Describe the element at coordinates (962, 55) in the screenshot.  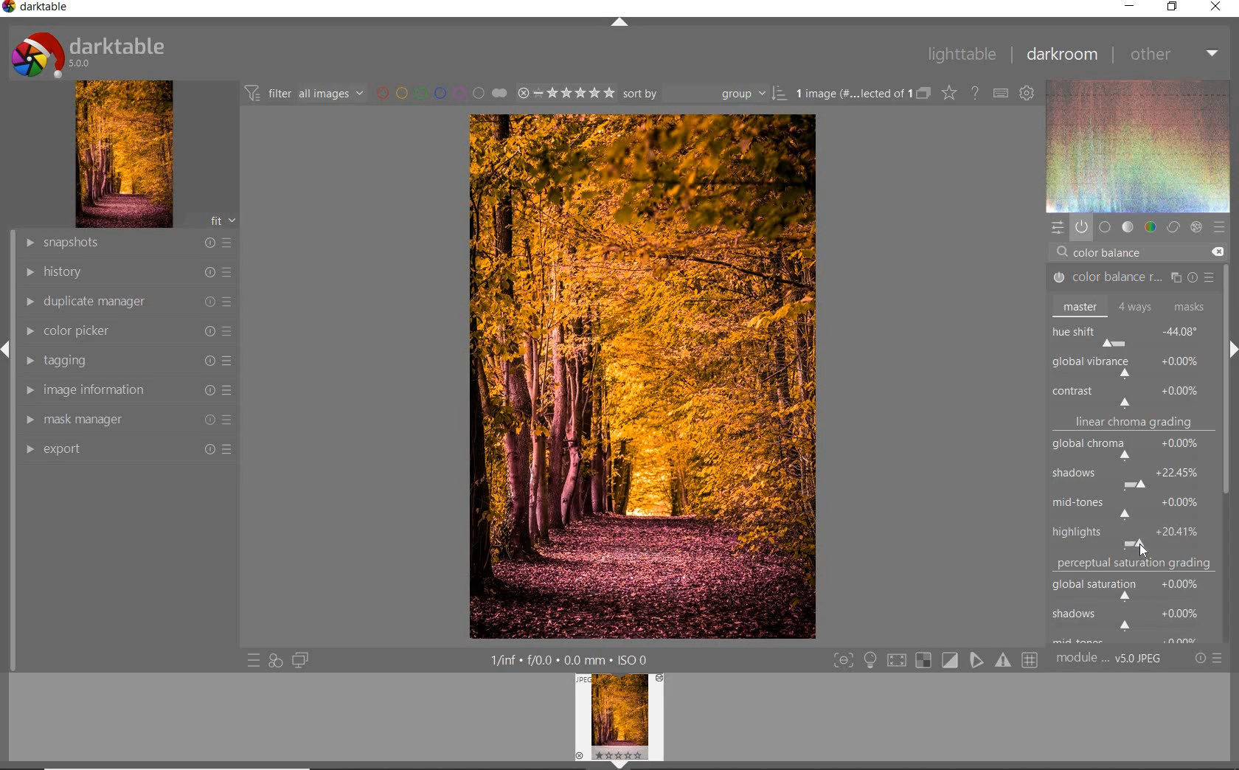
I see `lighttable` at that location.